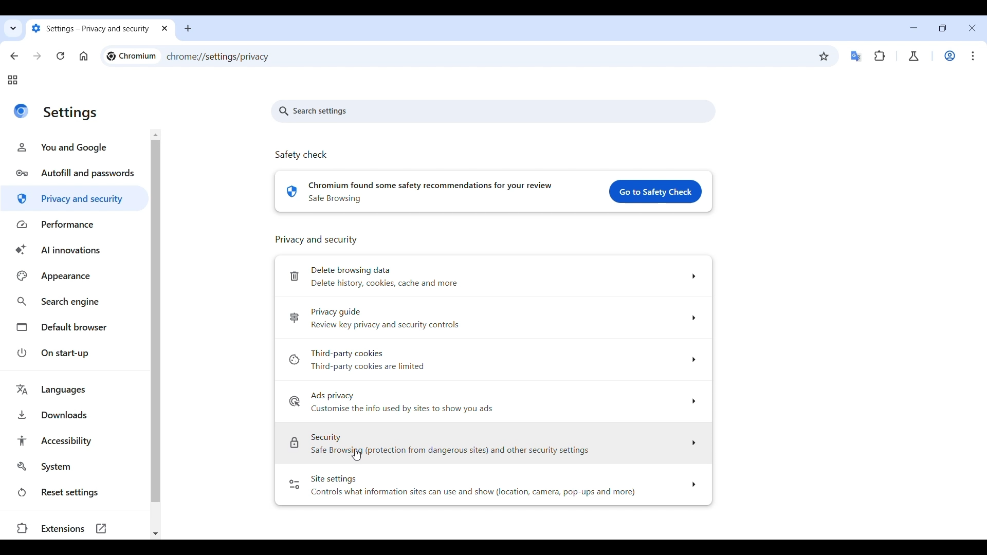 The height and width of the screenshot is (555, 987). What do you see at coordinates (316, 240) in the screenshot?
I see ` Privacy and Security` at bounding box center [316, 240].